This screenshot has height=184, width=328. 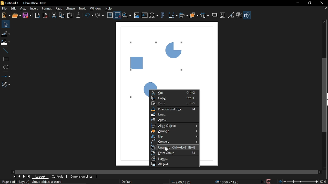 What do you see at coordinates (25, 3) in the screenshot?
I see `Current window` at bounding box center [25, 3].